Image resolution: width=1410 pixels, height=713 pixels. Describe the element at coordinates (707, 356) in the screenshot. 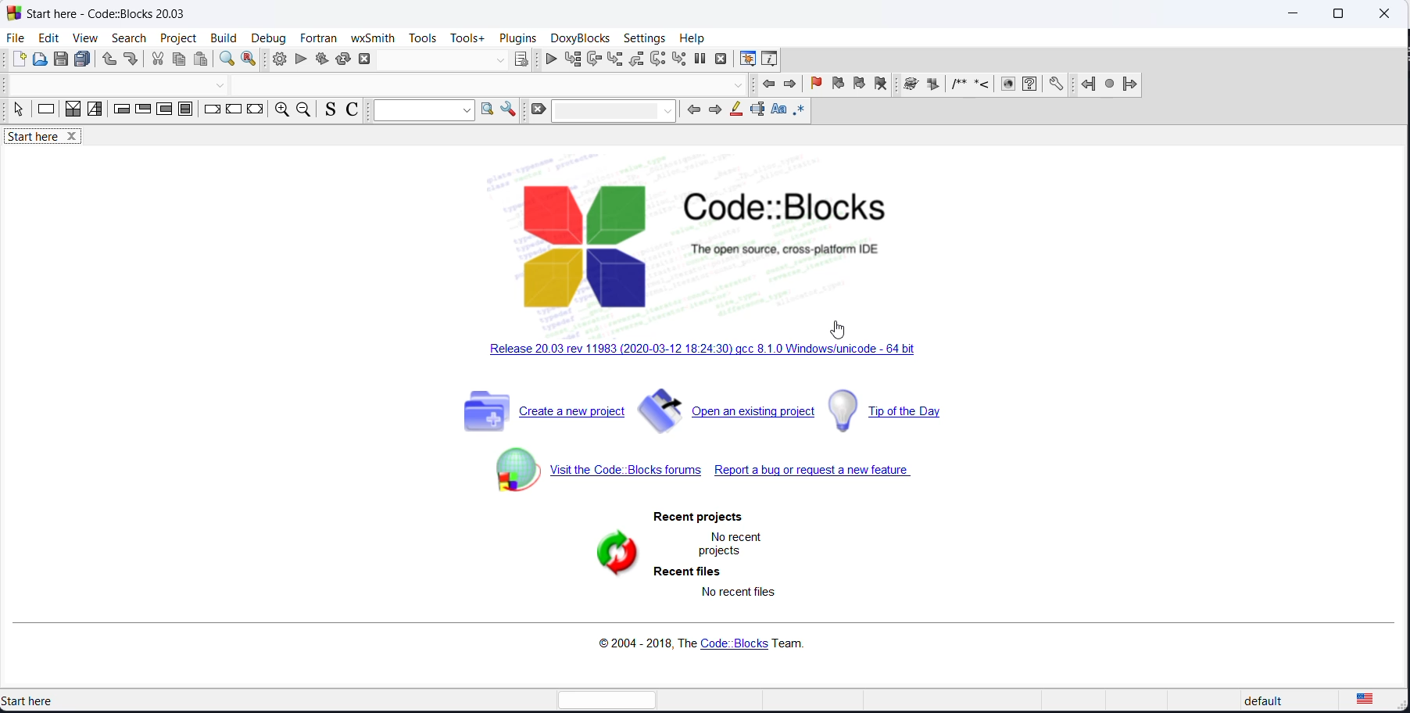

I see `new release` at that location.